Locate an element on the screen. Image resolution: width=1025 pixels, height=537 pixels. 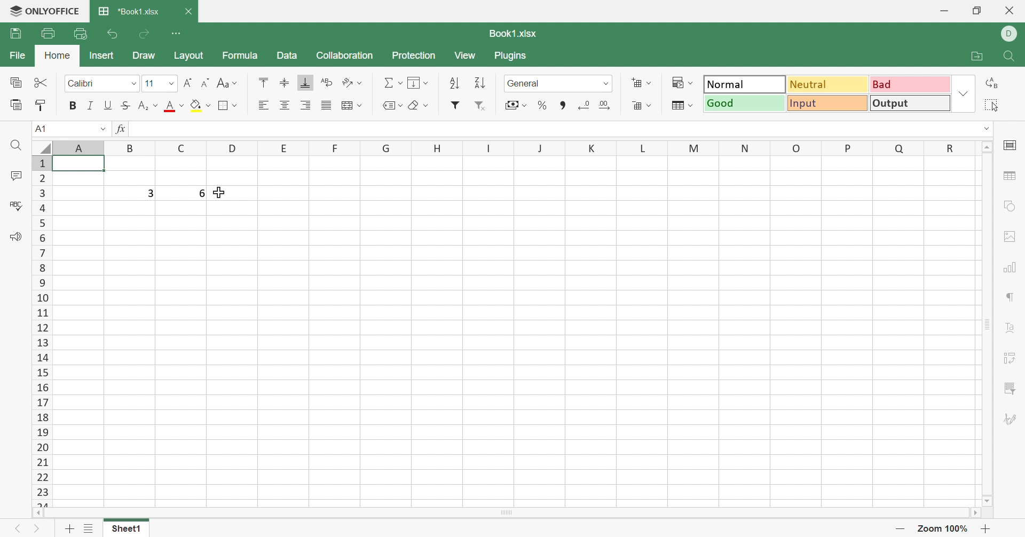
Protection is located at coordinates (413, 56).